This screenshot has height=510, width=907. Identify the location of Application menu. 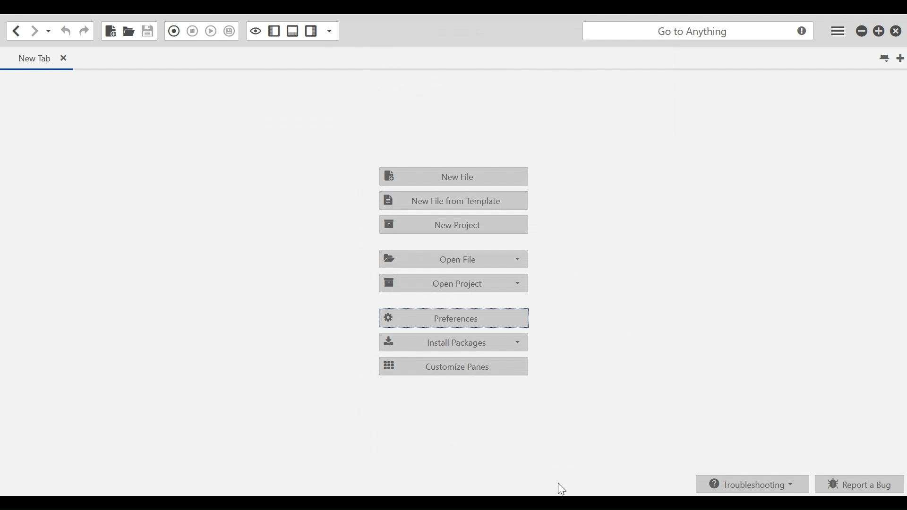
(838, 30).